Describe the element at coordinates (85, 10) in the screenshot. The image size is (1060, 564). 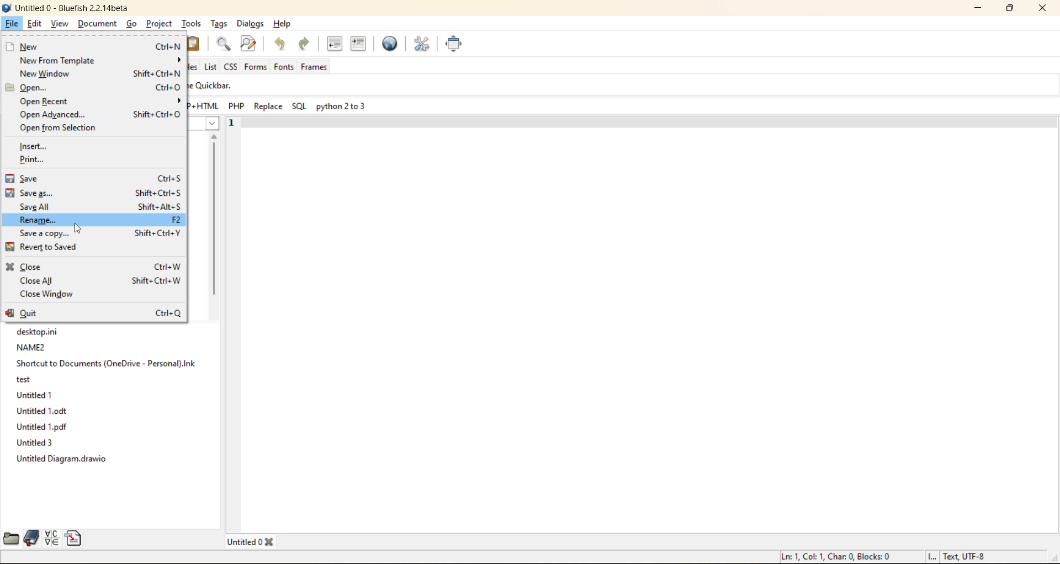
I see `file name and app name` at that location.